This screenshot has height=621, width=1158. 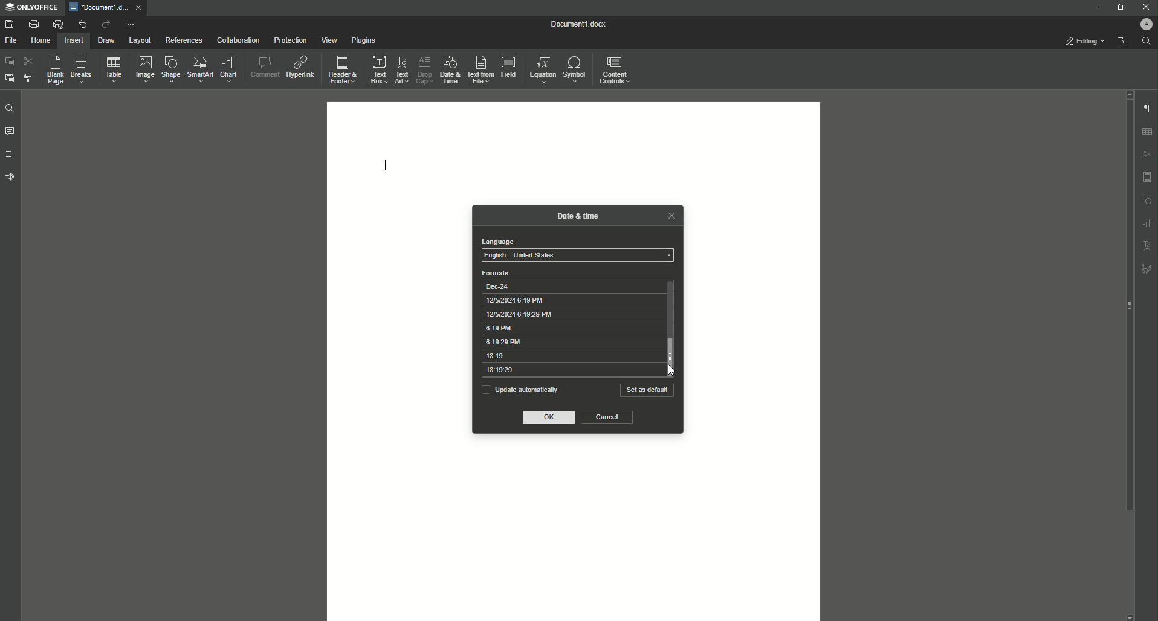 I want to click on 6:19 PM, so click(x=572, y=329).